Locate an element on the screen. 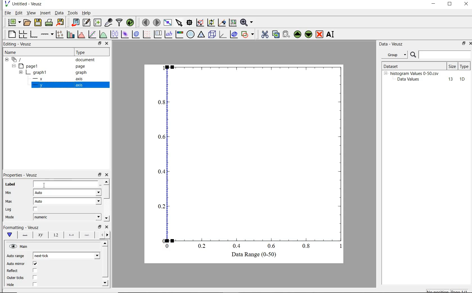  plot points with line and error bars is located at coordinates (60, 34).